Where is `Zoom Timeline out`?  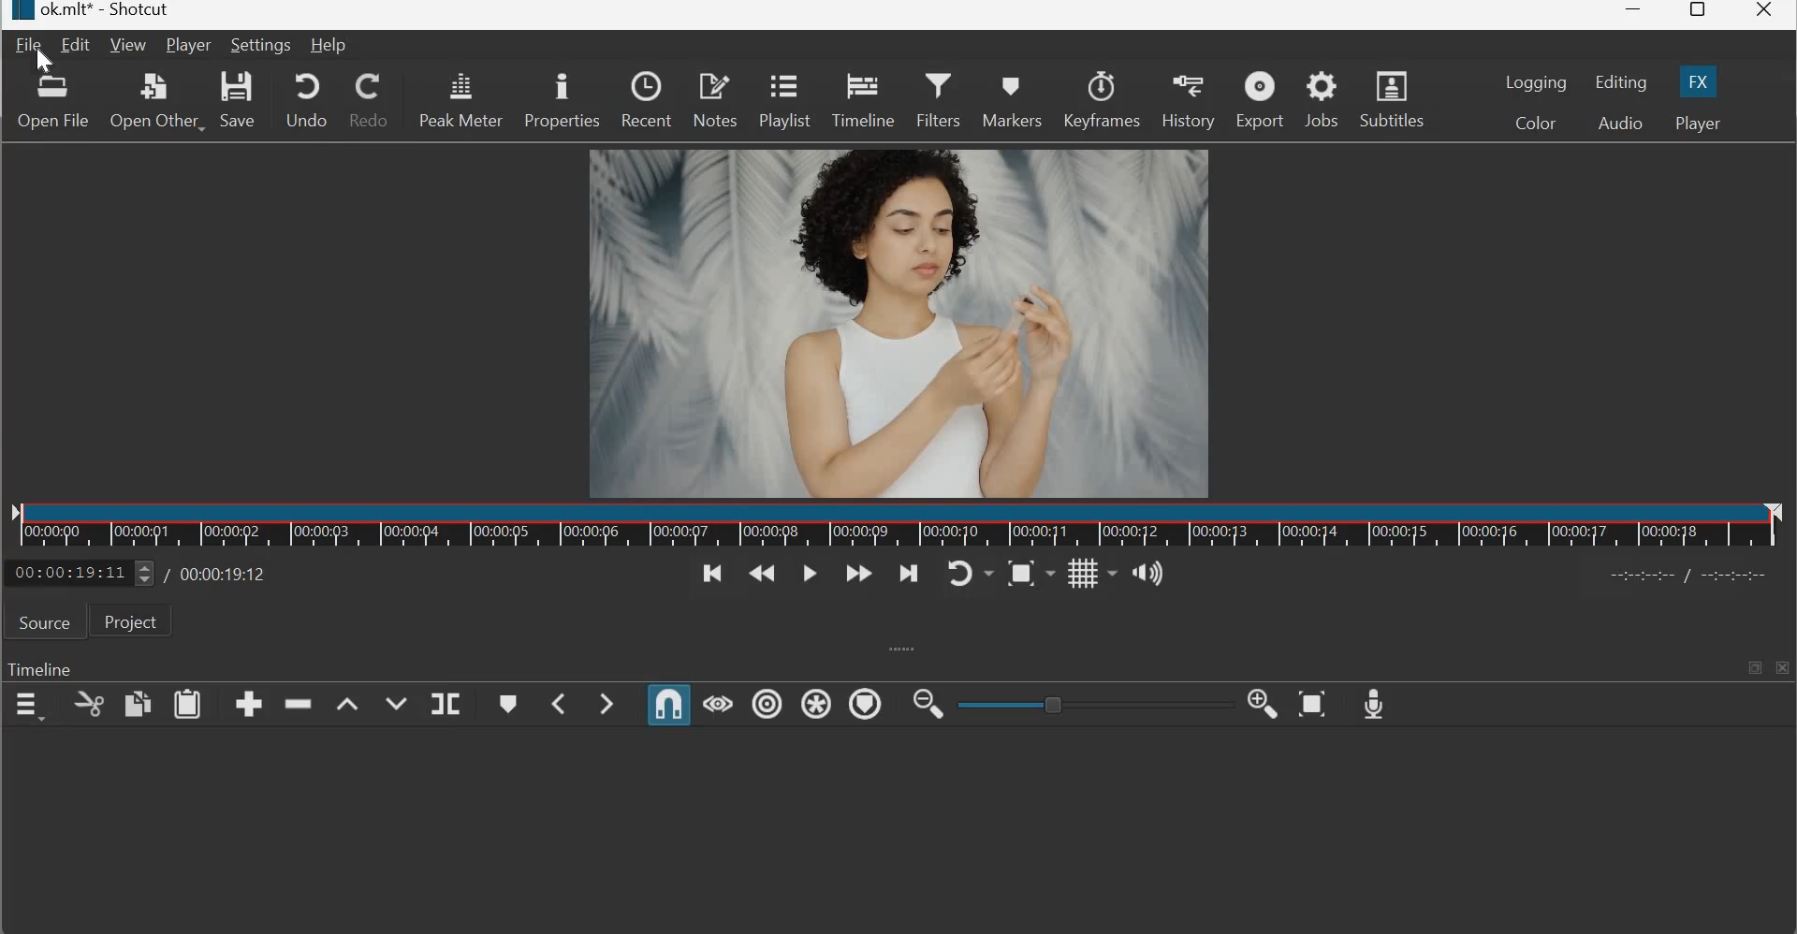 Zoom Timeline out is located at coordinates (928, 703).